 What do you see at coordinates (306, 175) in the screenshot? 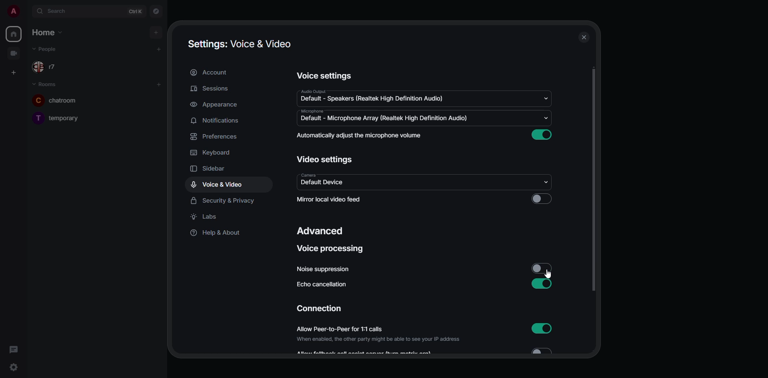
I see `camera` at bounding box center [306, 175].